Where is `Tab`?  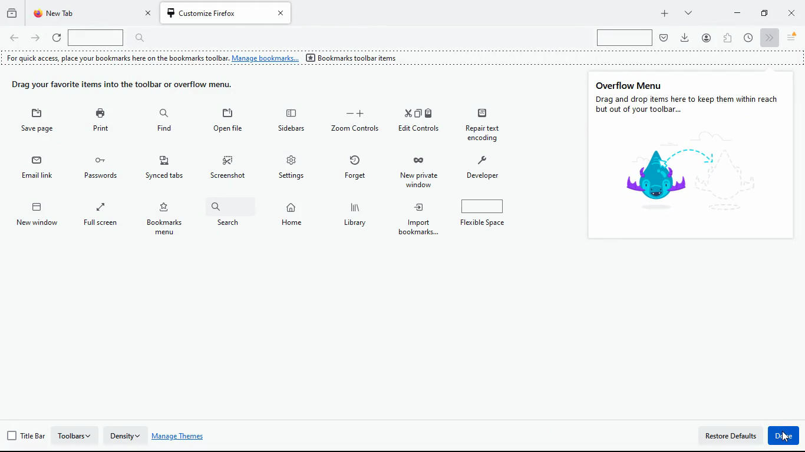
Tab is located at coordinates (227, 13).